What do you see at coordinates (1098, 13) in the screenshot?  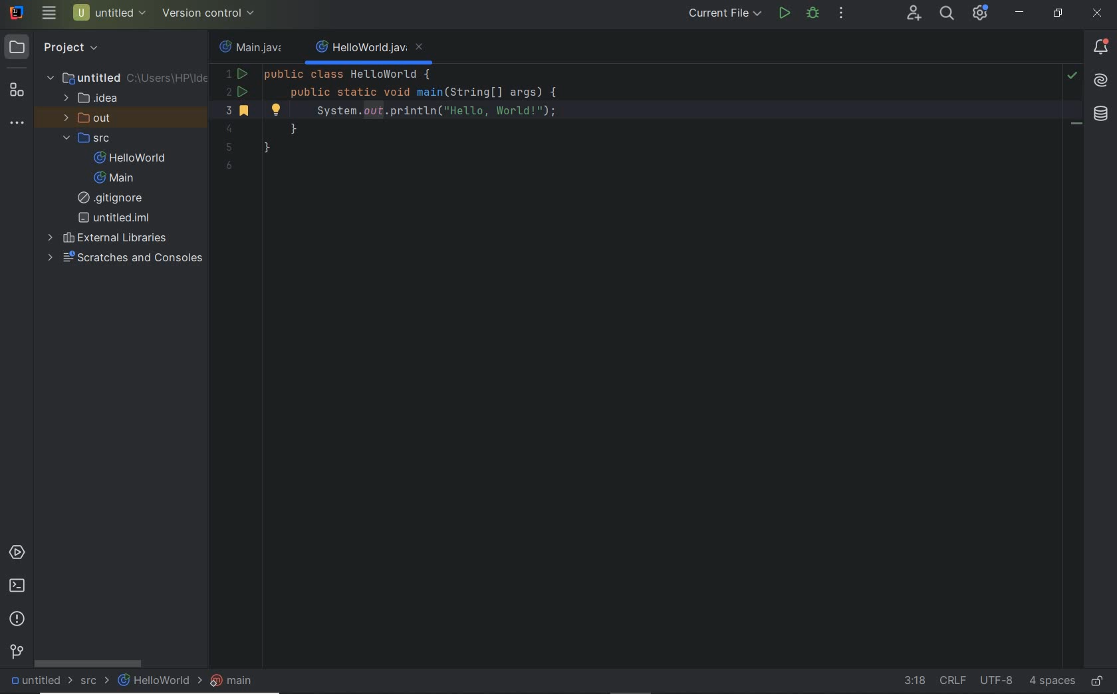 I see `close` at bounding box center [1098, 13].